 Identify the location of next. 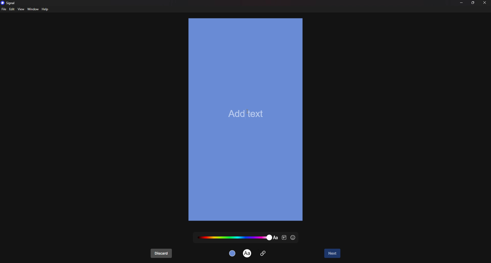
(332, 254).